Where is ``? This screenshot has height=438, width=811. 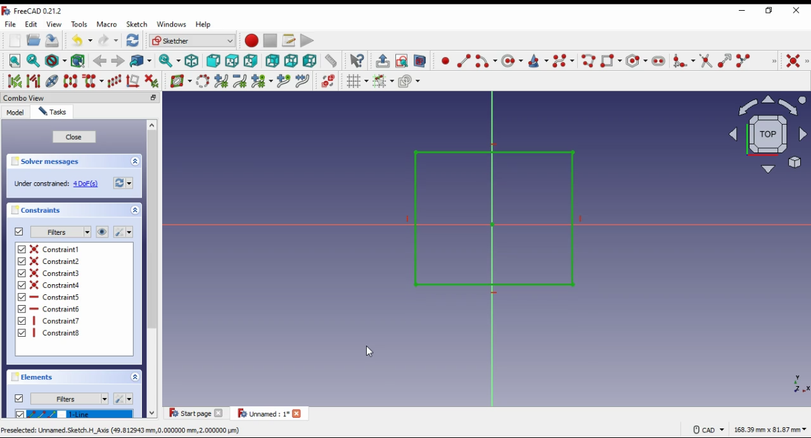
 is located at coordinates (169, 61).